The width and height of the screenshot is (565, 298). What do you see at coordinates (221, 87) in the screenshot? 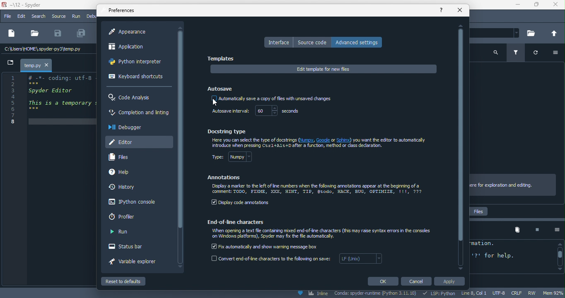
I see `autosave` at bounding box center [221, 87].